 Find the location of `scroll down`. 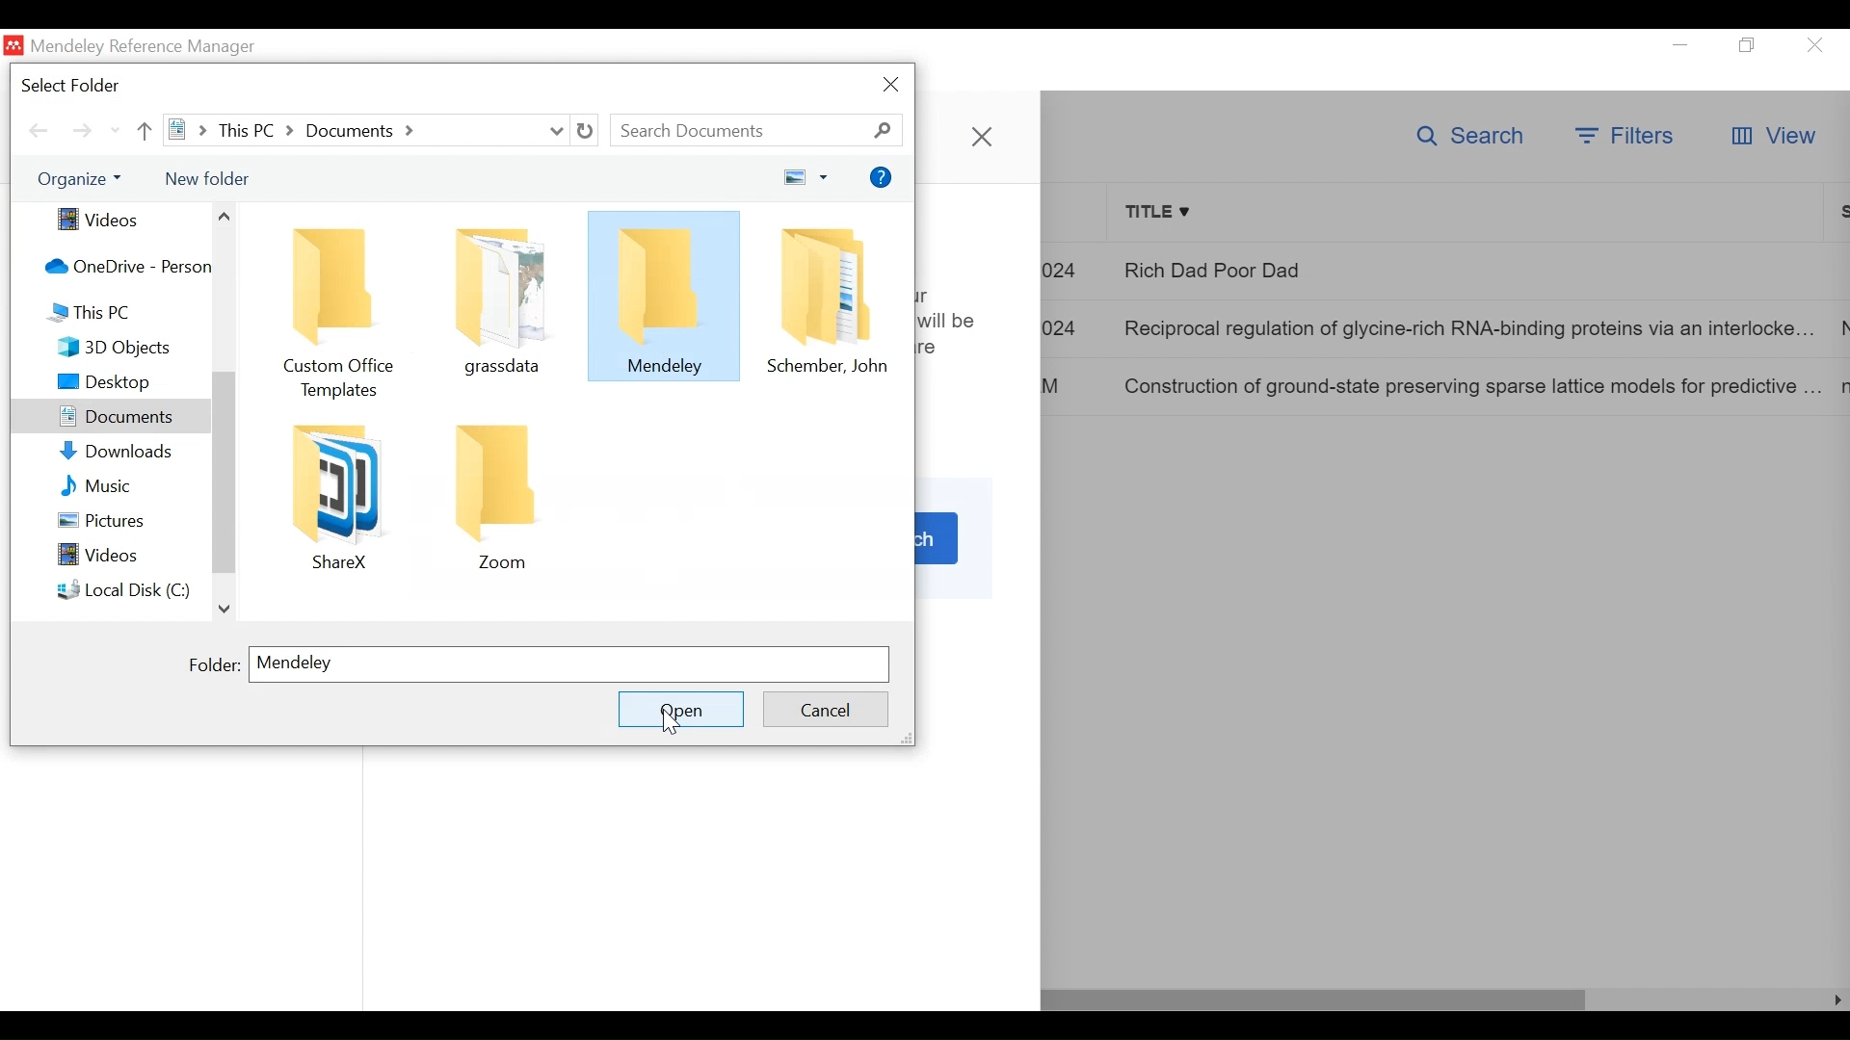

scroll down is located at coordinates (116, 132).